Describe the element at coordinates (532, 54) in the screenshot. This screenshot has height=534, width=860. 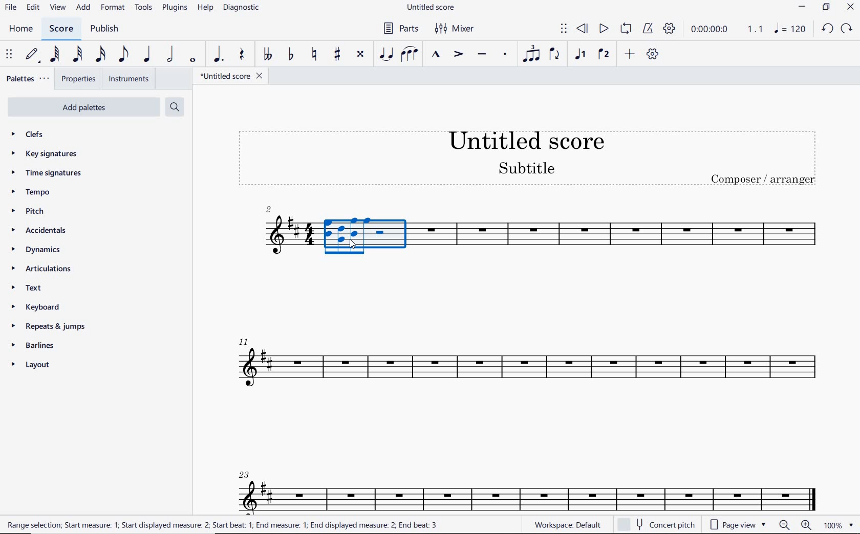
I see `TUPLET` at that location.